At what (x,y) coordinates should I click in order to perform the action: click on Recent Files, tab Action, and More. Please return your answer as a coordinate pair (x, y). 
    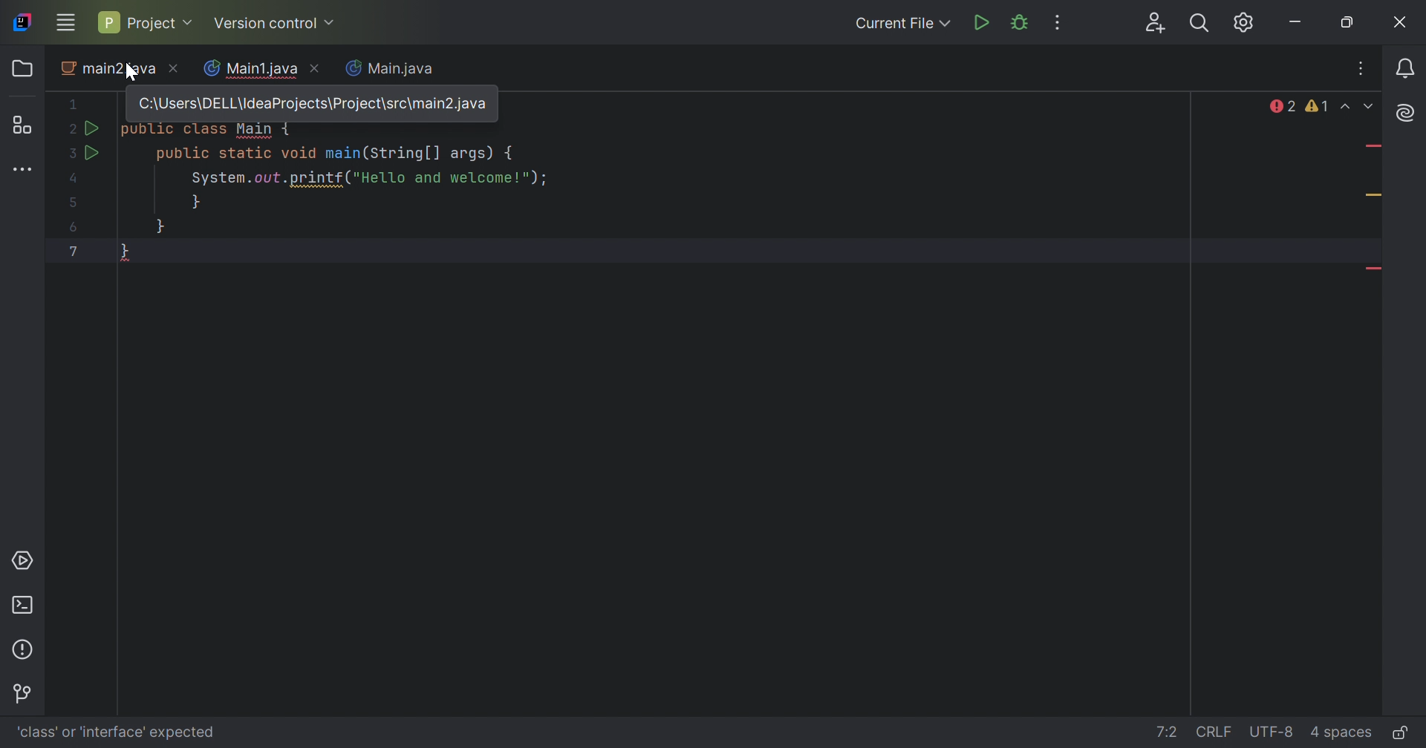
    Looking at the image, I should click on (1362, 70).